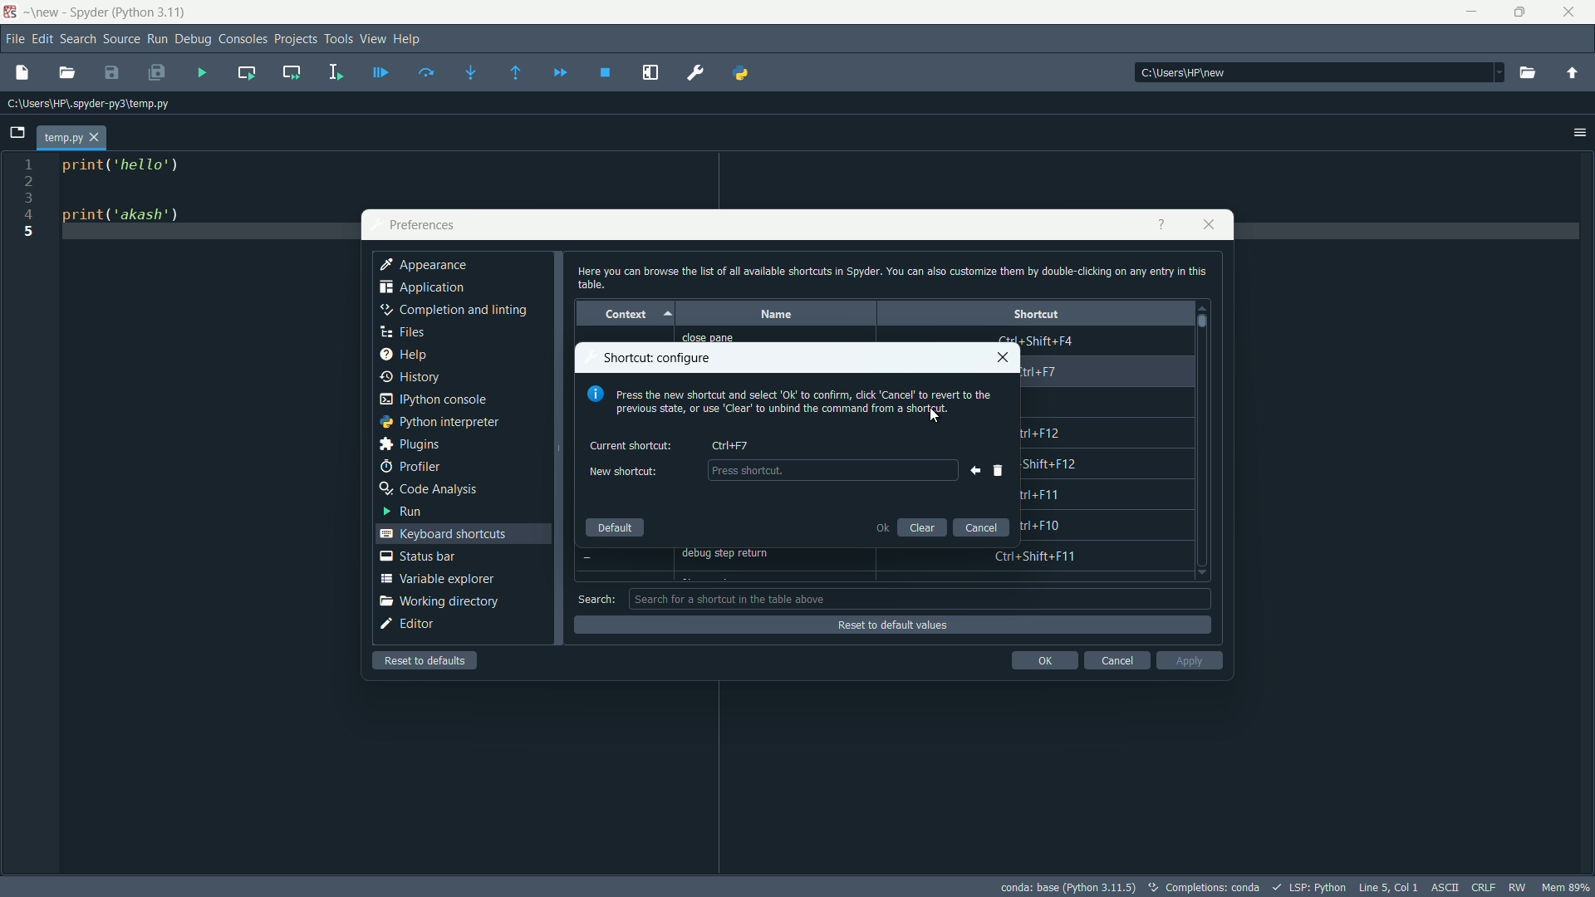 The image size is (1595, 897). I want to click on save file, so click(111, 74).